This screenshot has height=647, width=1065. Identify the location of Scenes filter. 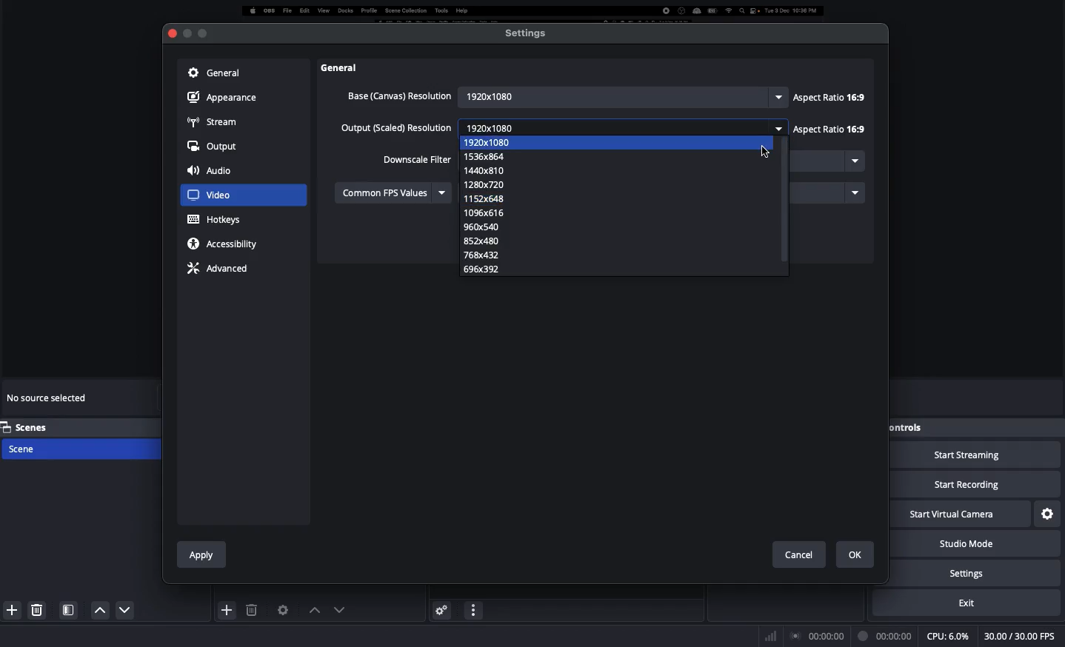
(69, 610).